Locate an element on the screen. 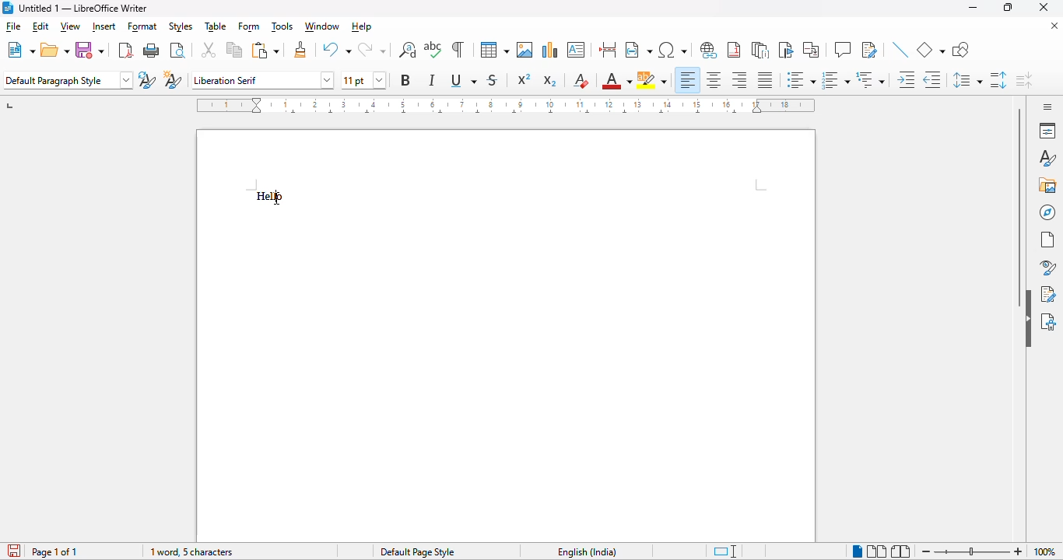  gallery is located at coordinates (1047, 185).